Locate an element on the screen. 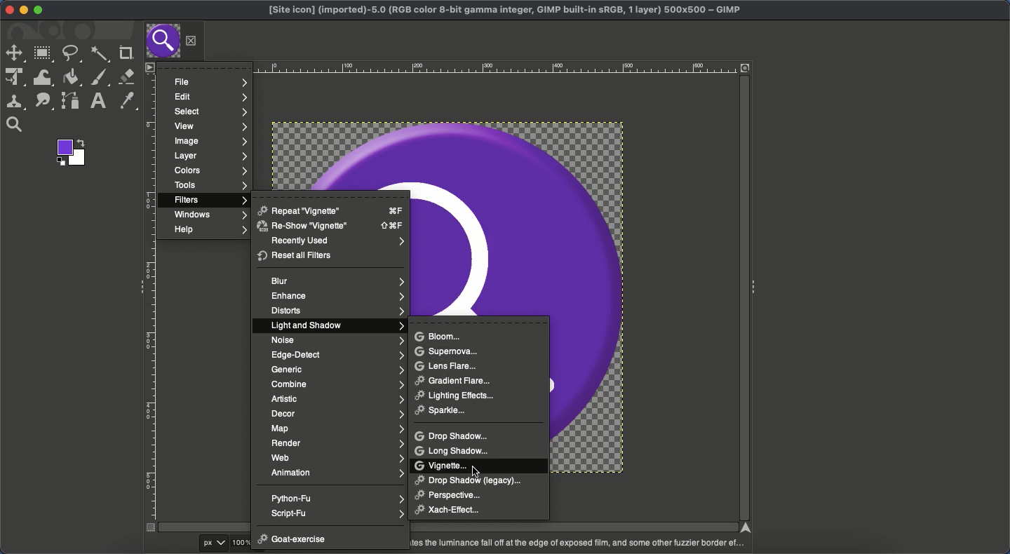 Image resolution: width=1010 pixels, height=554 pixels. Maximize is located at coordinates (39, 11).